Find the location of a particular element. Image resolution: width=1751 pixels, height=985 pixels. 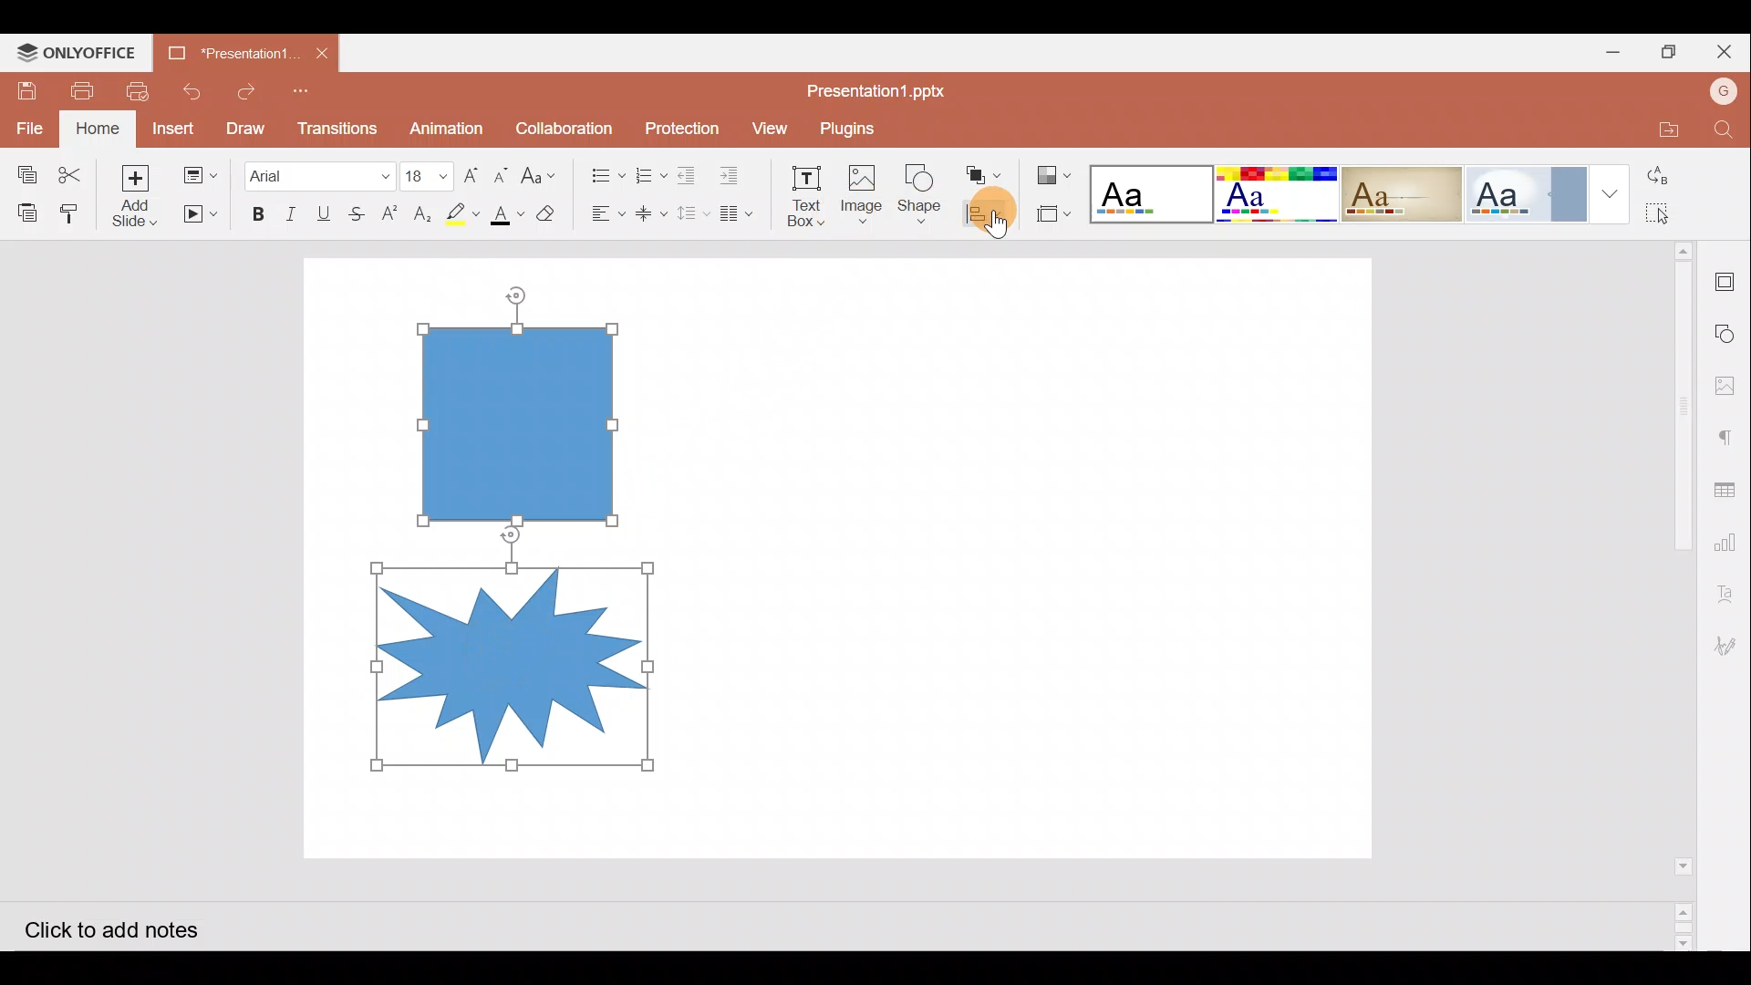

Strikethrough is located at coordinates (361, 211).